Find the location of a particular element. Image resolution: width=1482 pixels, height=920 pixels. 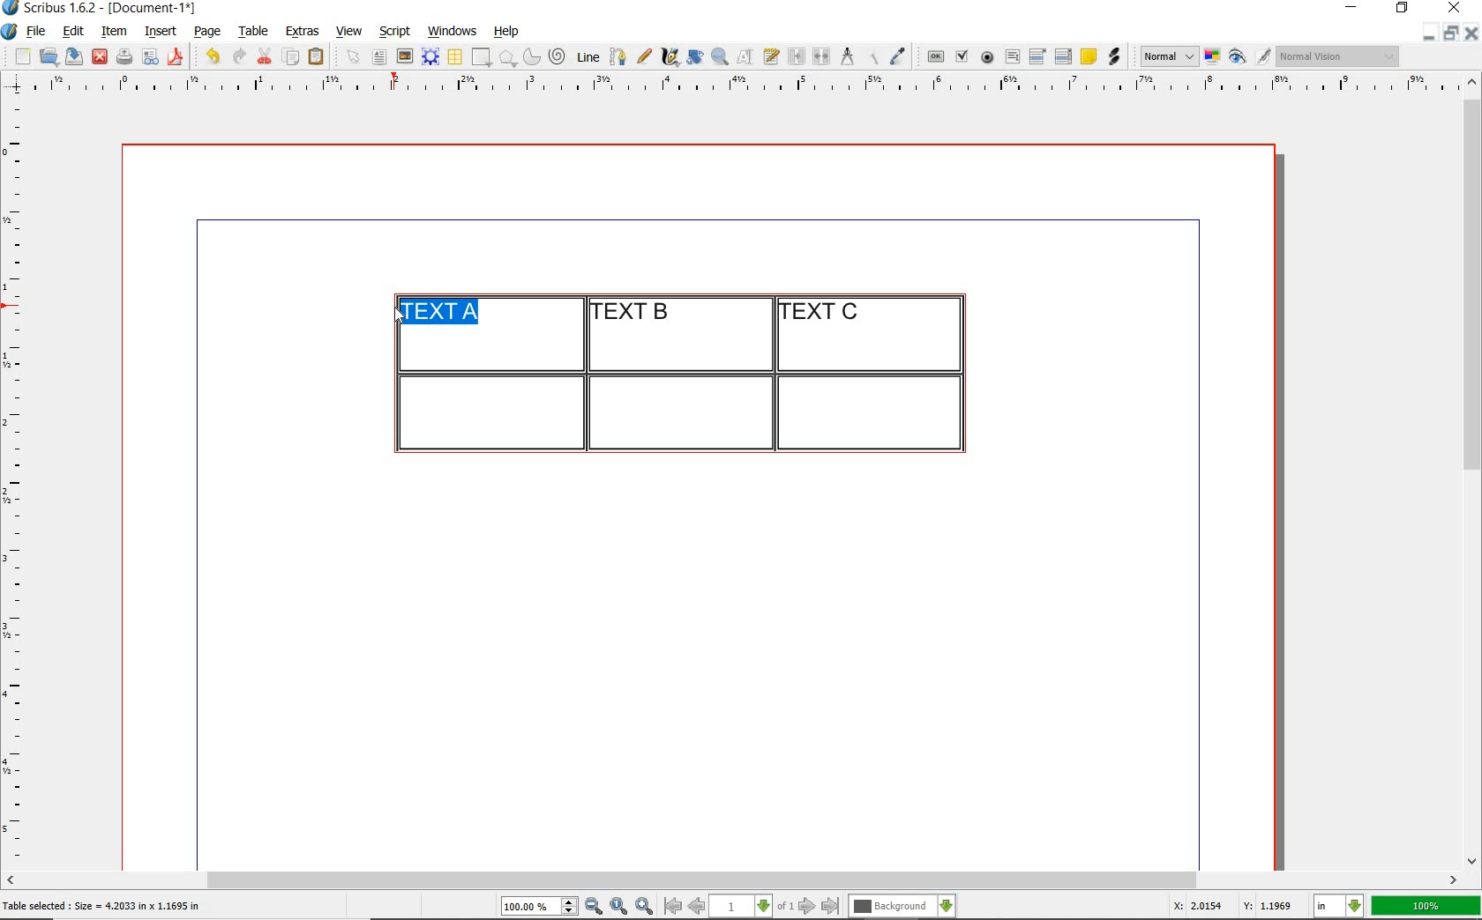

arc is located at coordinates (531, 56).